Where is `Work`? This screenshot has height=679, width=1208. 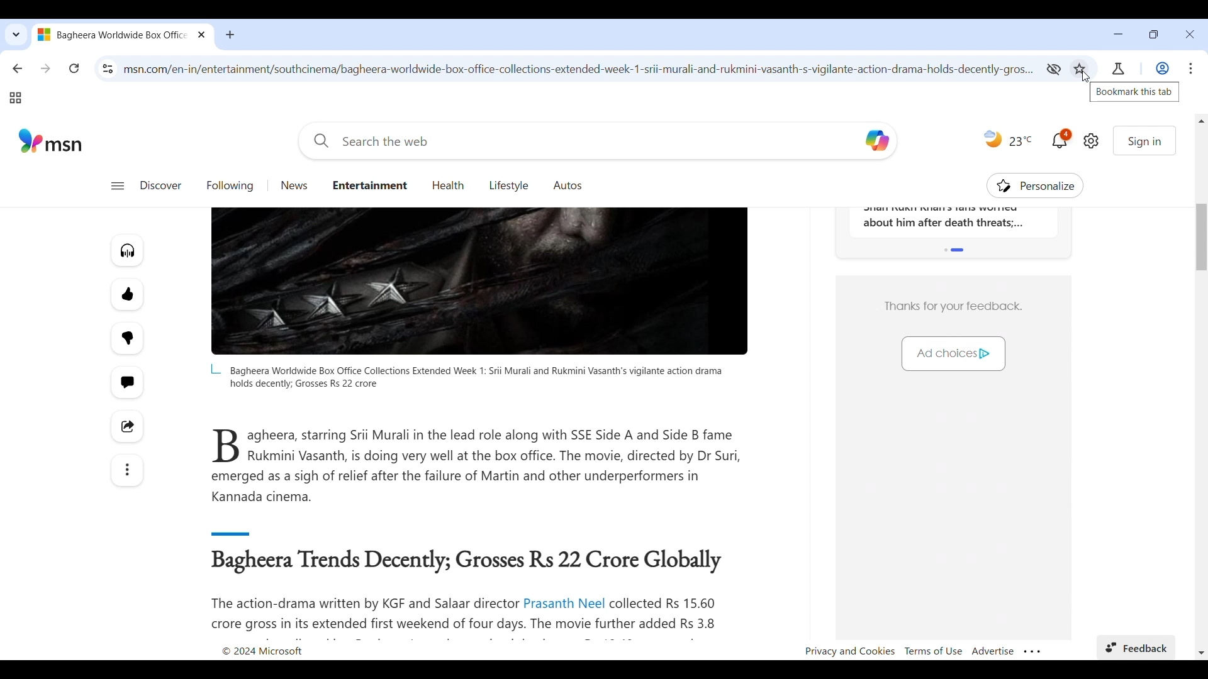 Work is located at coordinates (1162, 69).